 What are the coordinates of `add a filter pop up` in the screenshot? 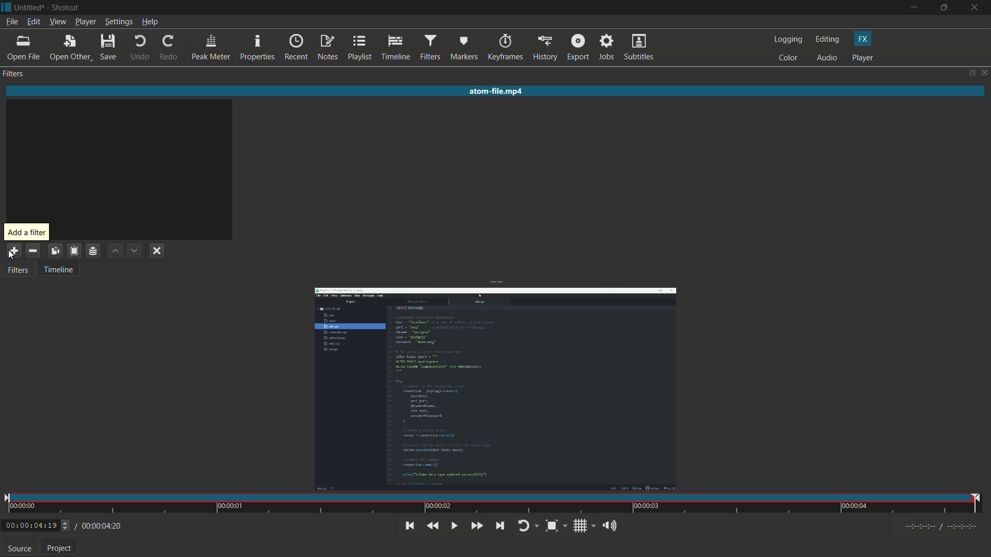 It's located at (26, 233).